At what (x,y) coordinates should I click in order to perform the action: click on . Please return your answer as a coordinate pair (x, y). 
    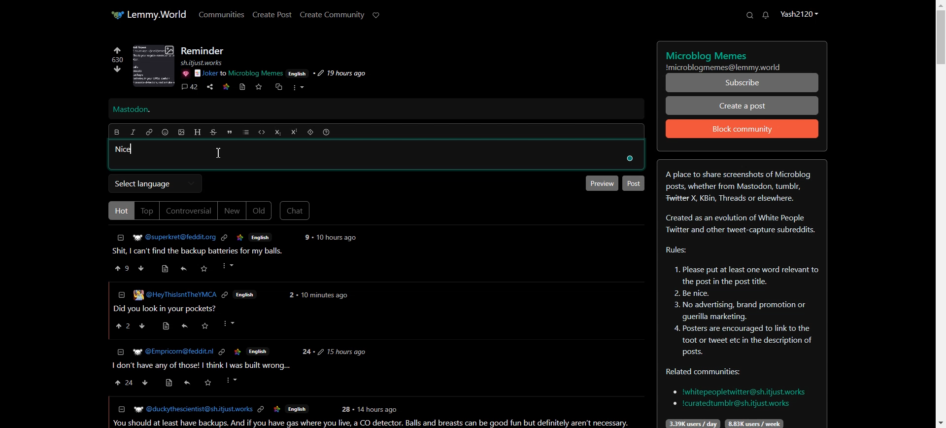
    Looking at the image, I should click on (298, 73).